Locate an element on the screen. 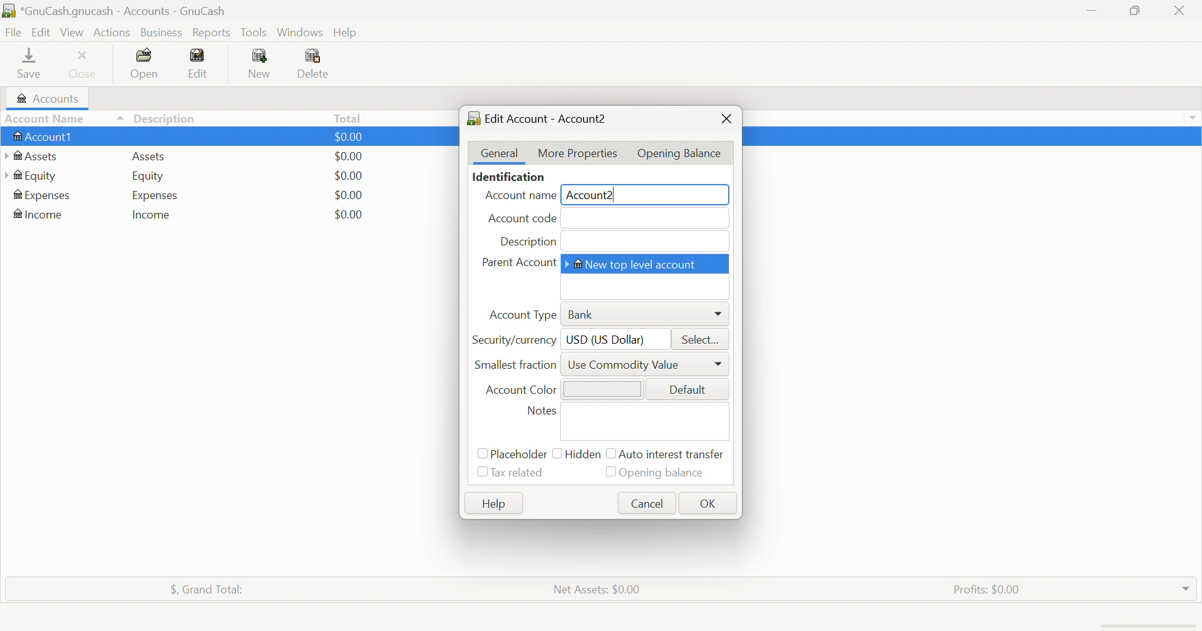 This screenshot has width=1202, height=631. Help is located at coordinates (496, 506).